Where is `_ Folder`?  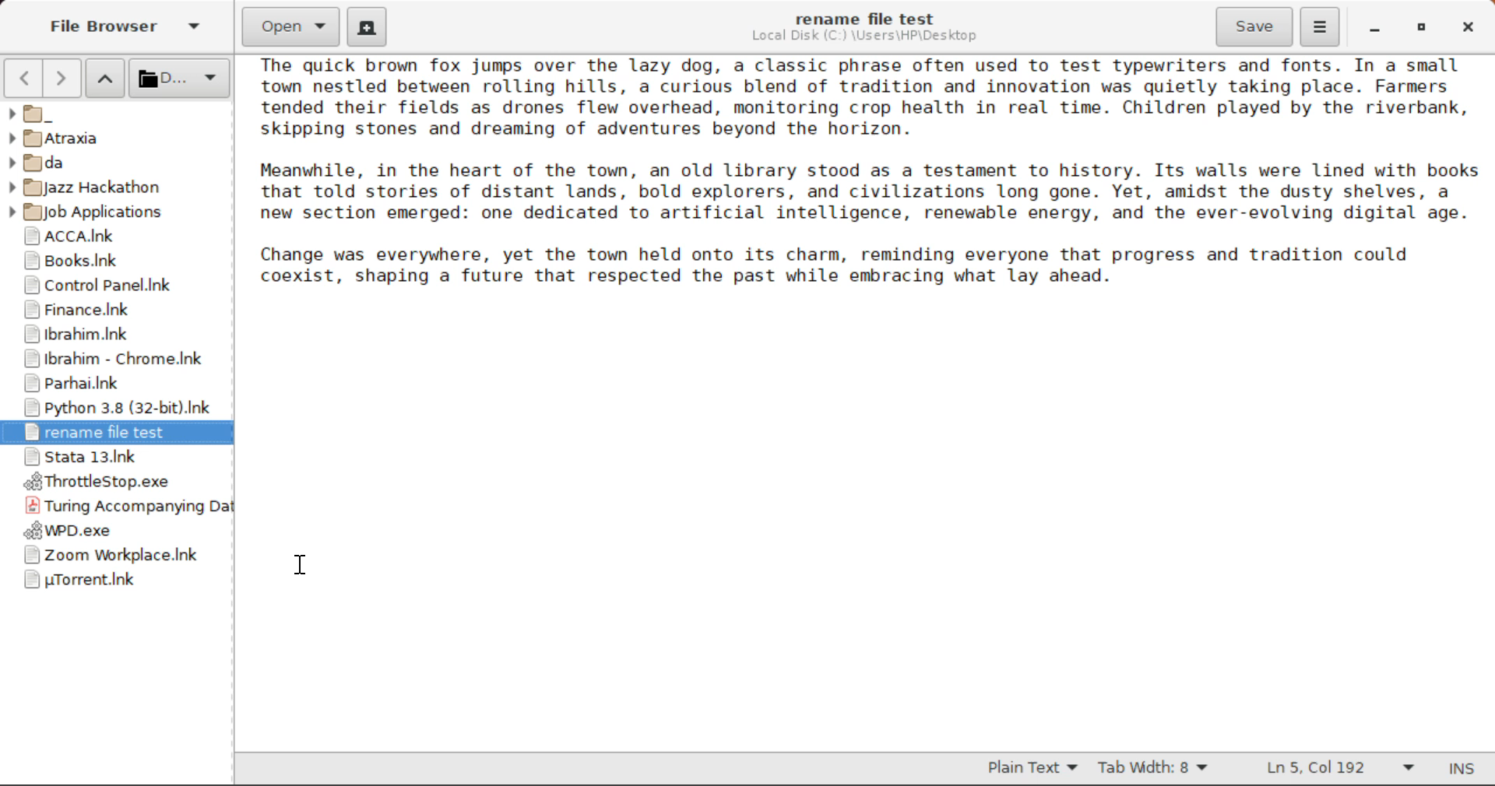 _ Folder is located at coordinates (114, 114).